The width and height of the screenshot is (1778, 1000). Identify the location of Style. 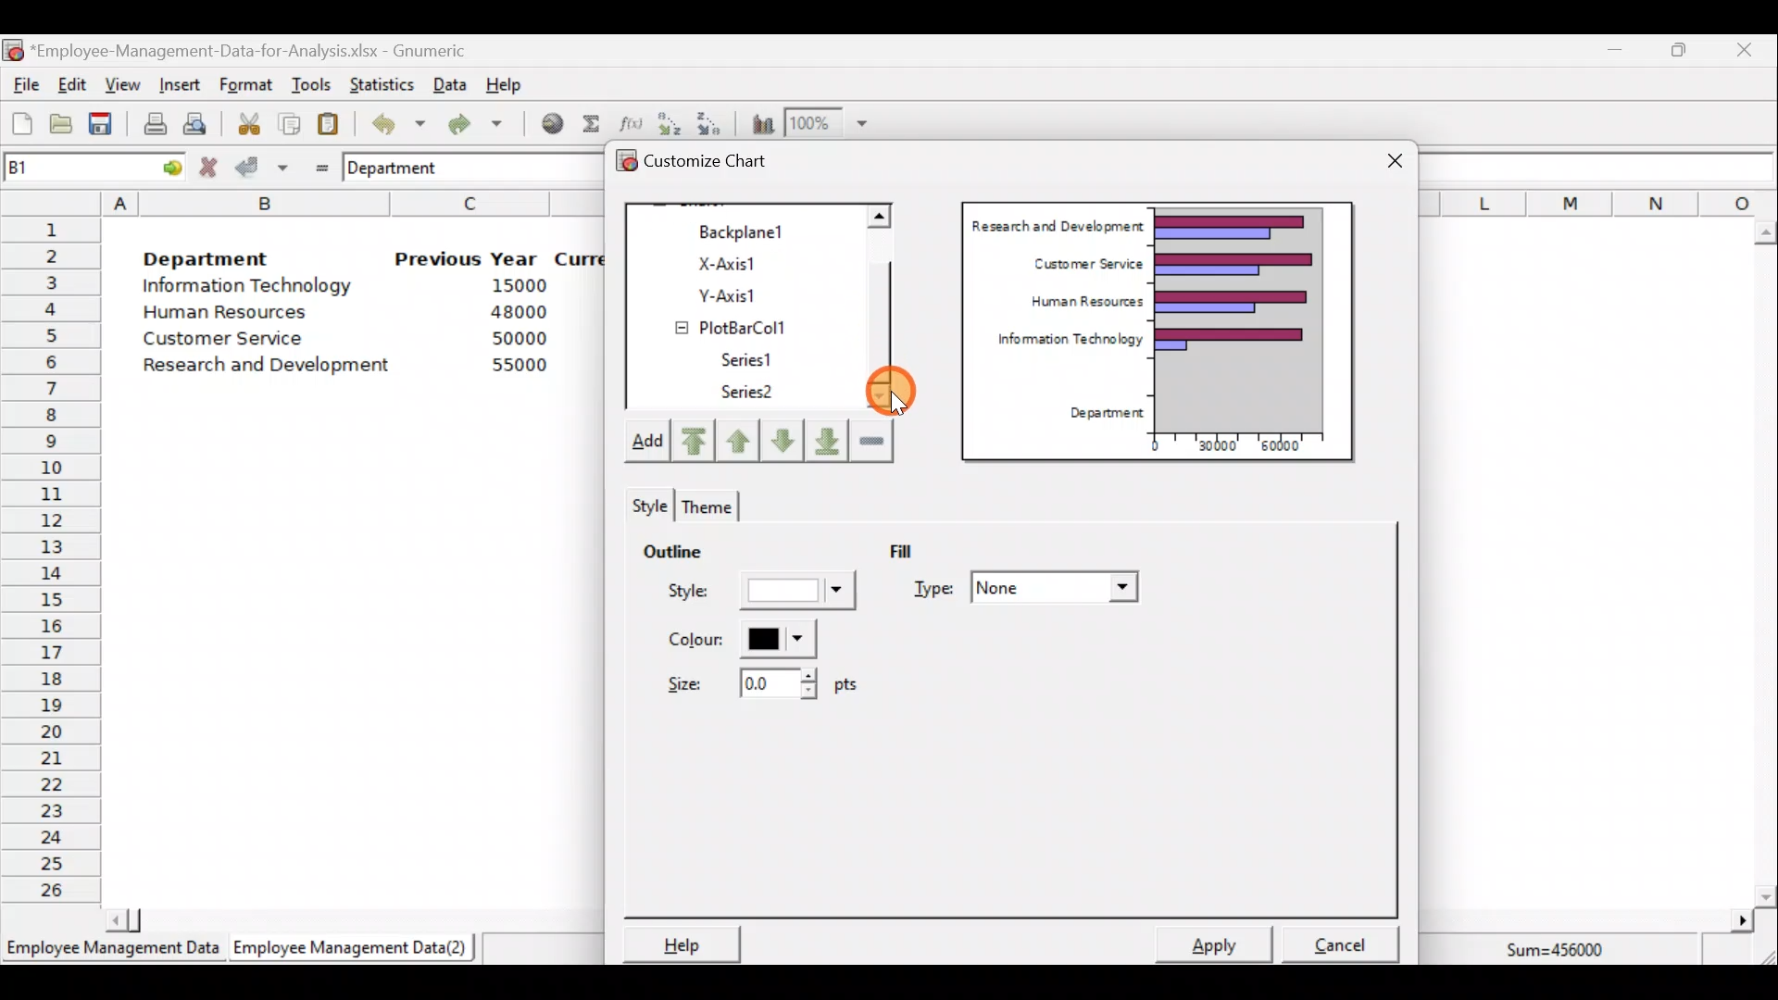
(645, 502).